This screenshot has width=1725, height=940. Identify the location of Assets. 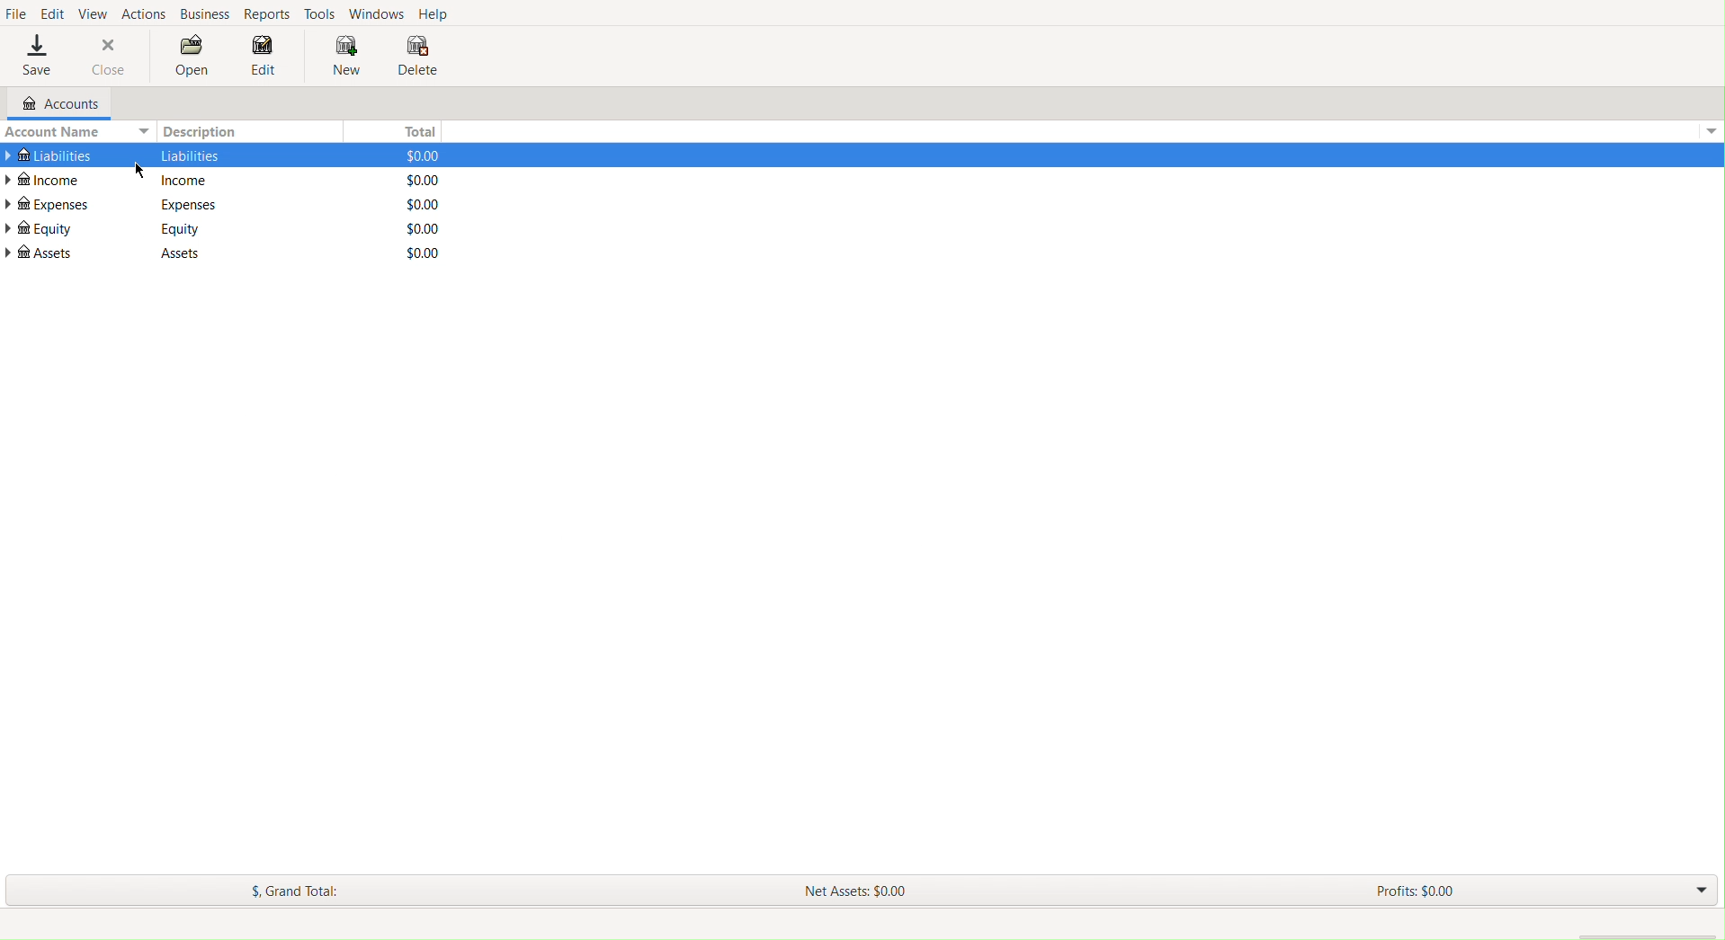
(172, 253).